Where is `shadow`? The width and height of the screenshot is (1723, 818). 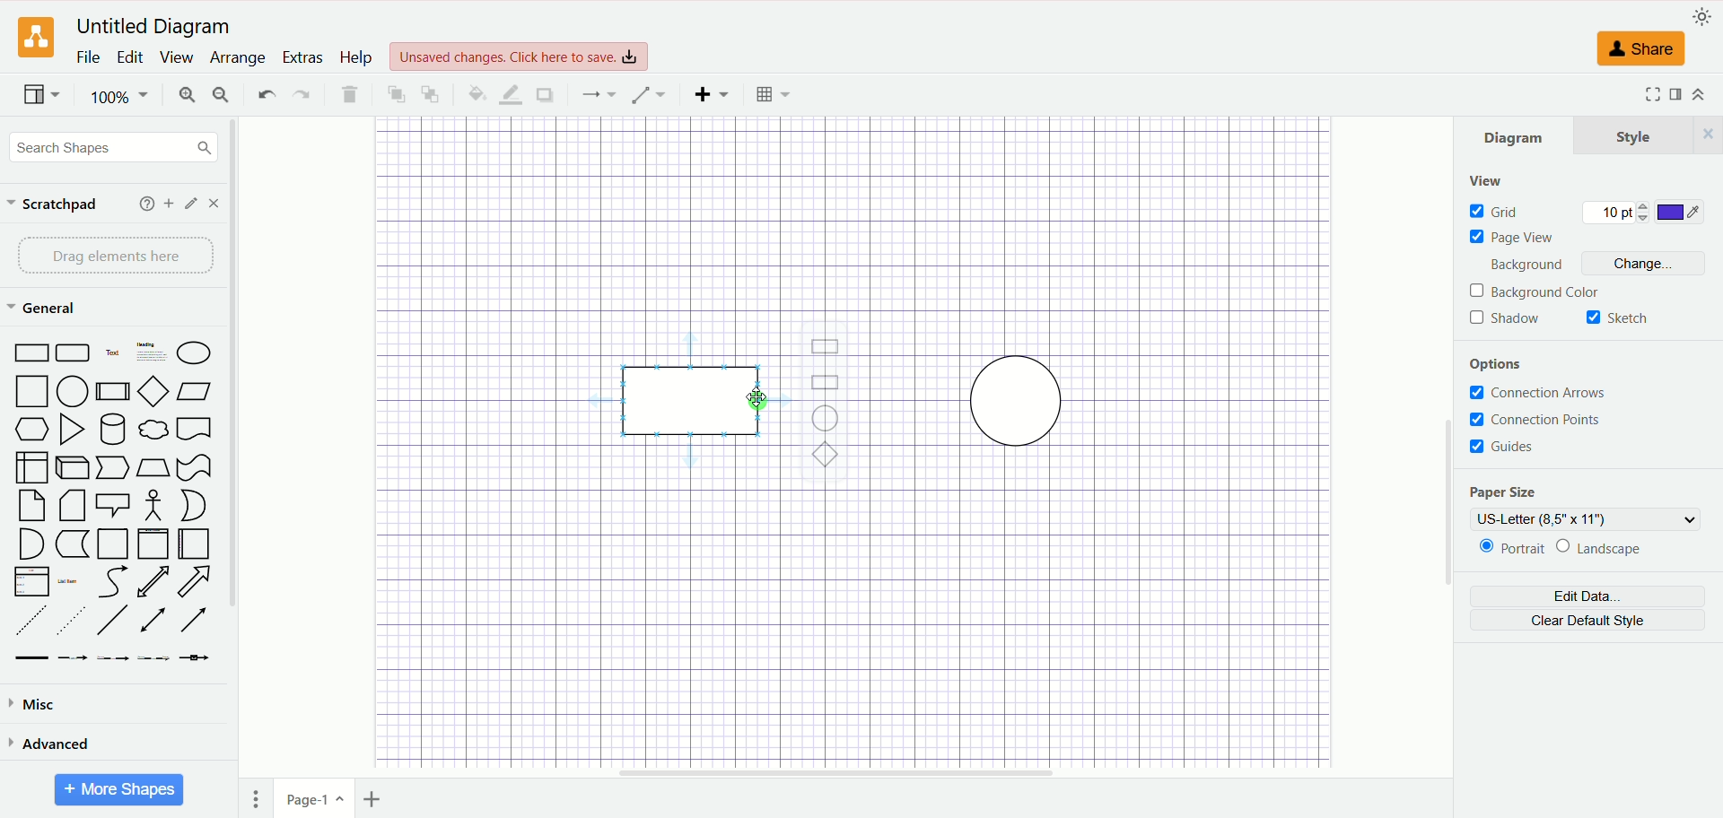
shadow is located at coordinates (1506, 318).